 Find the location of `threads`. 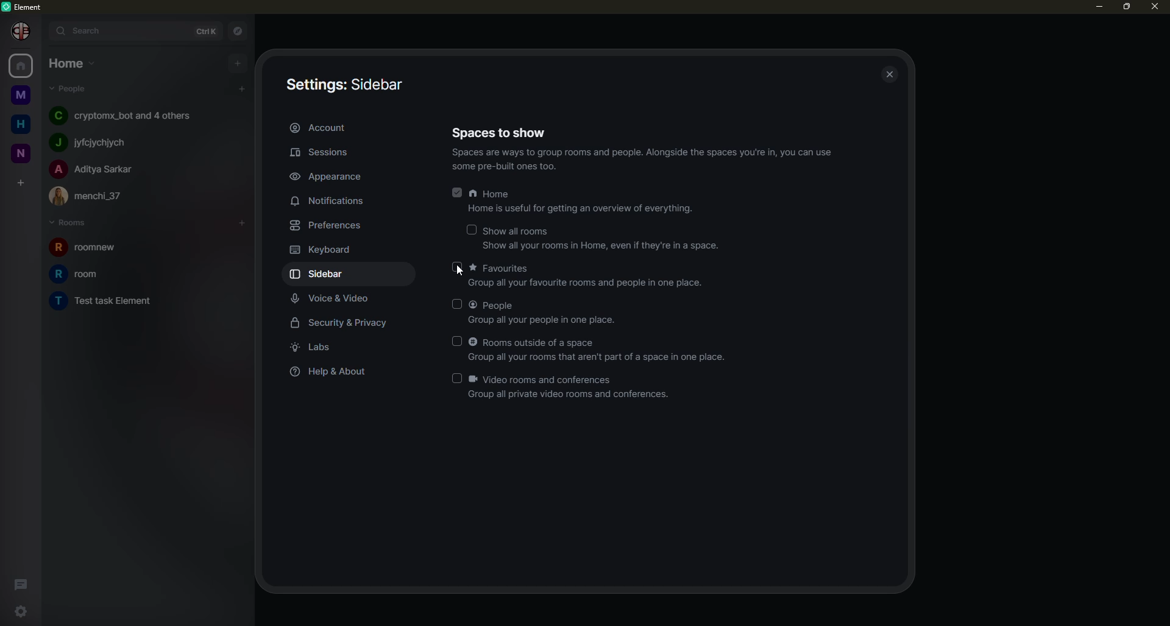

threads is located at coordinates (19, 584).